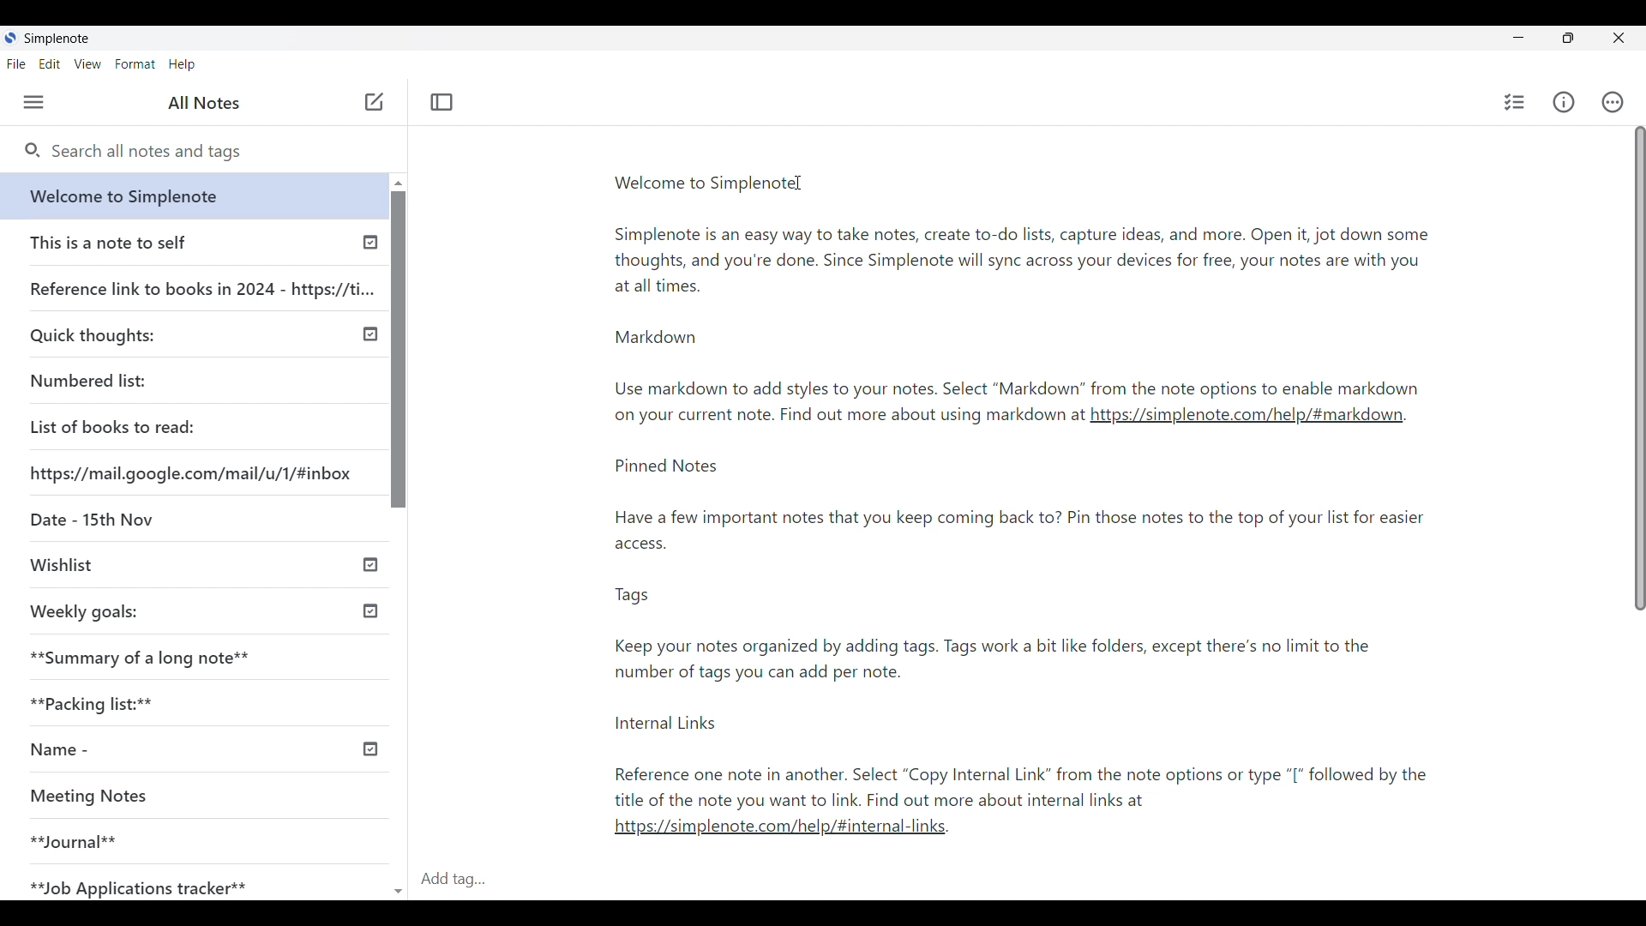  What do you see at coordinates (93, 336) in the screenshot?
I see `Quick thoughts` at bounding box center [93, 336].